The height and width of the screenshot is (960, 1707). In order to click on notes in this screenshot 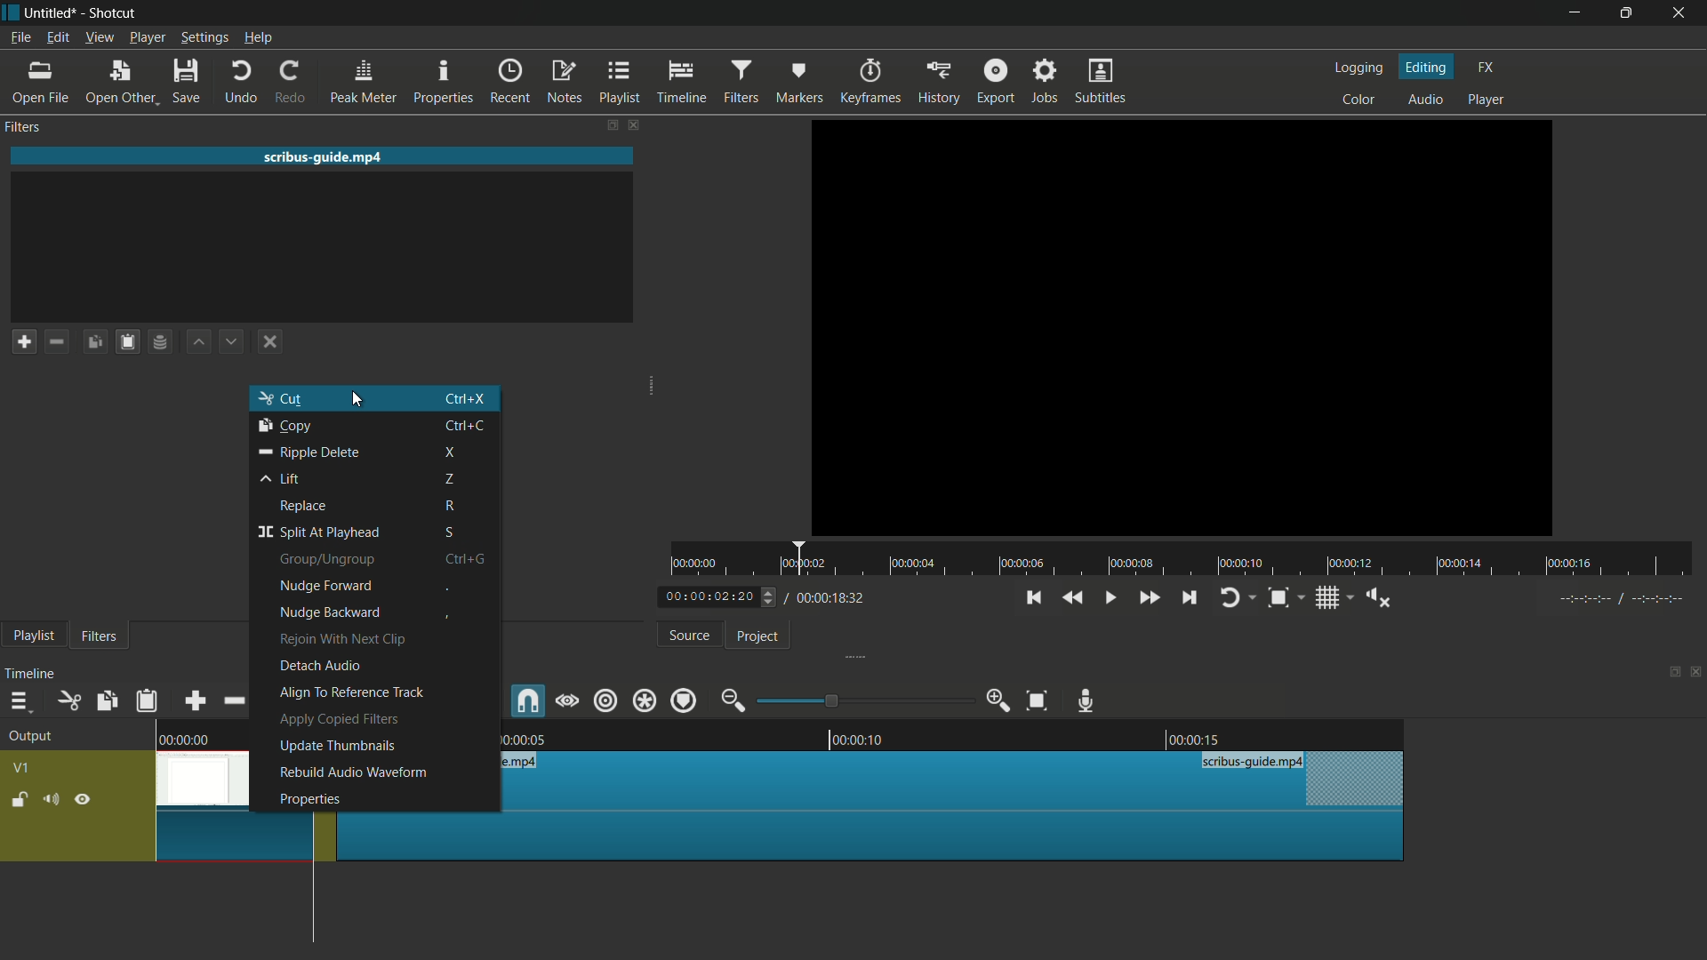, I will do `click(566, 82)`.